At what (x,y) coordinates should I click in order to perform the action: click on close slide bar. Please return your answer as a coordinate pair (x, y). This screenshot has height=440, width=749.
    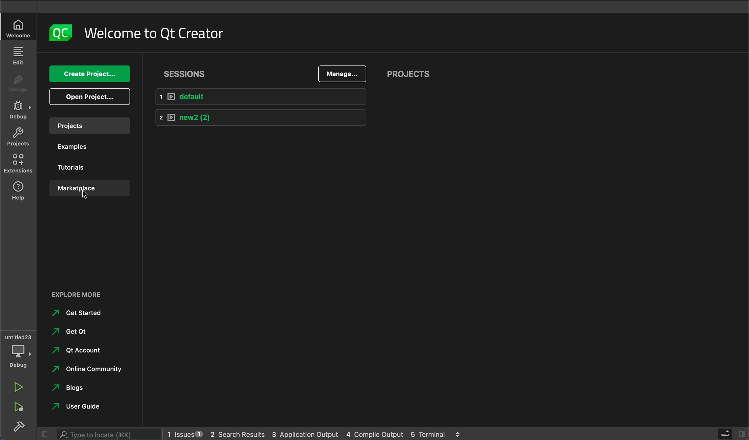
    Looking at the image, I should click on (732, 434).